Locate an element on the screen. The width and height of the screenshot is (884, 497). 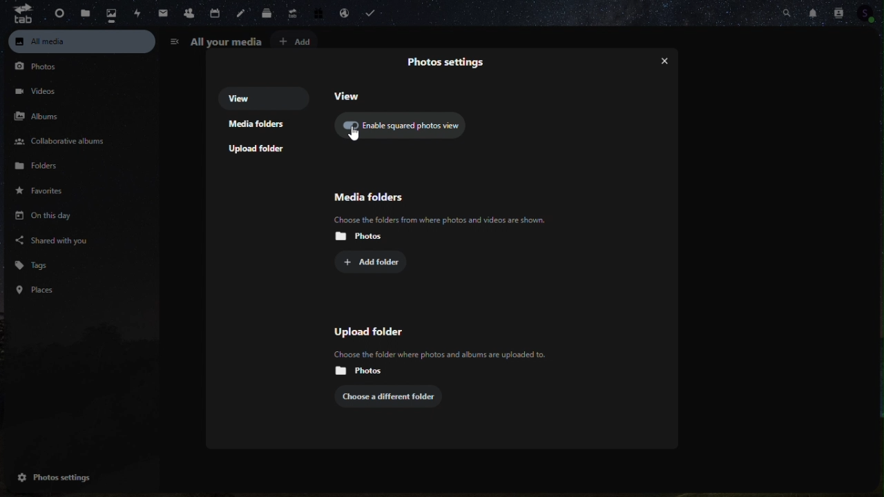
Mail is located at coordinates (161, 13).